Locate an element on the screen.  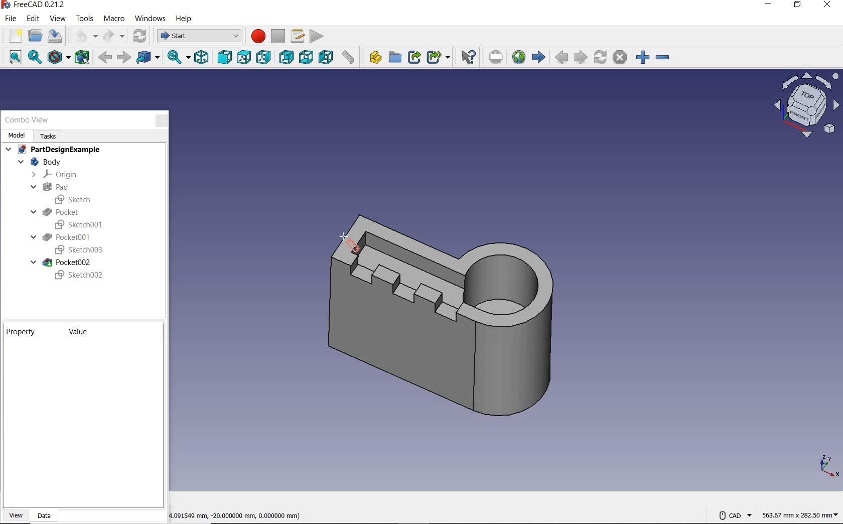
isometric is located at coordinates (202, 58).